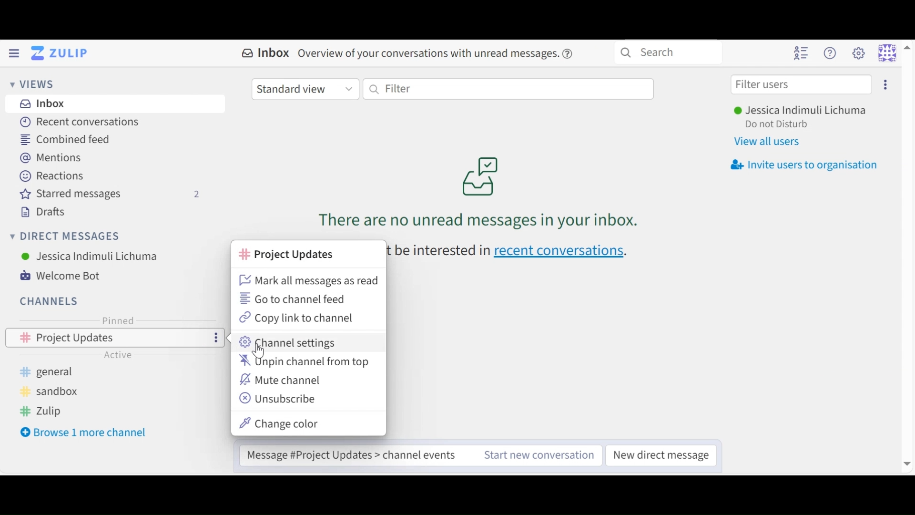 The image size is (915, 515). Describe the element at coordinates (278, 399) in the screenshot. I see `Unsubscribe` at that location.